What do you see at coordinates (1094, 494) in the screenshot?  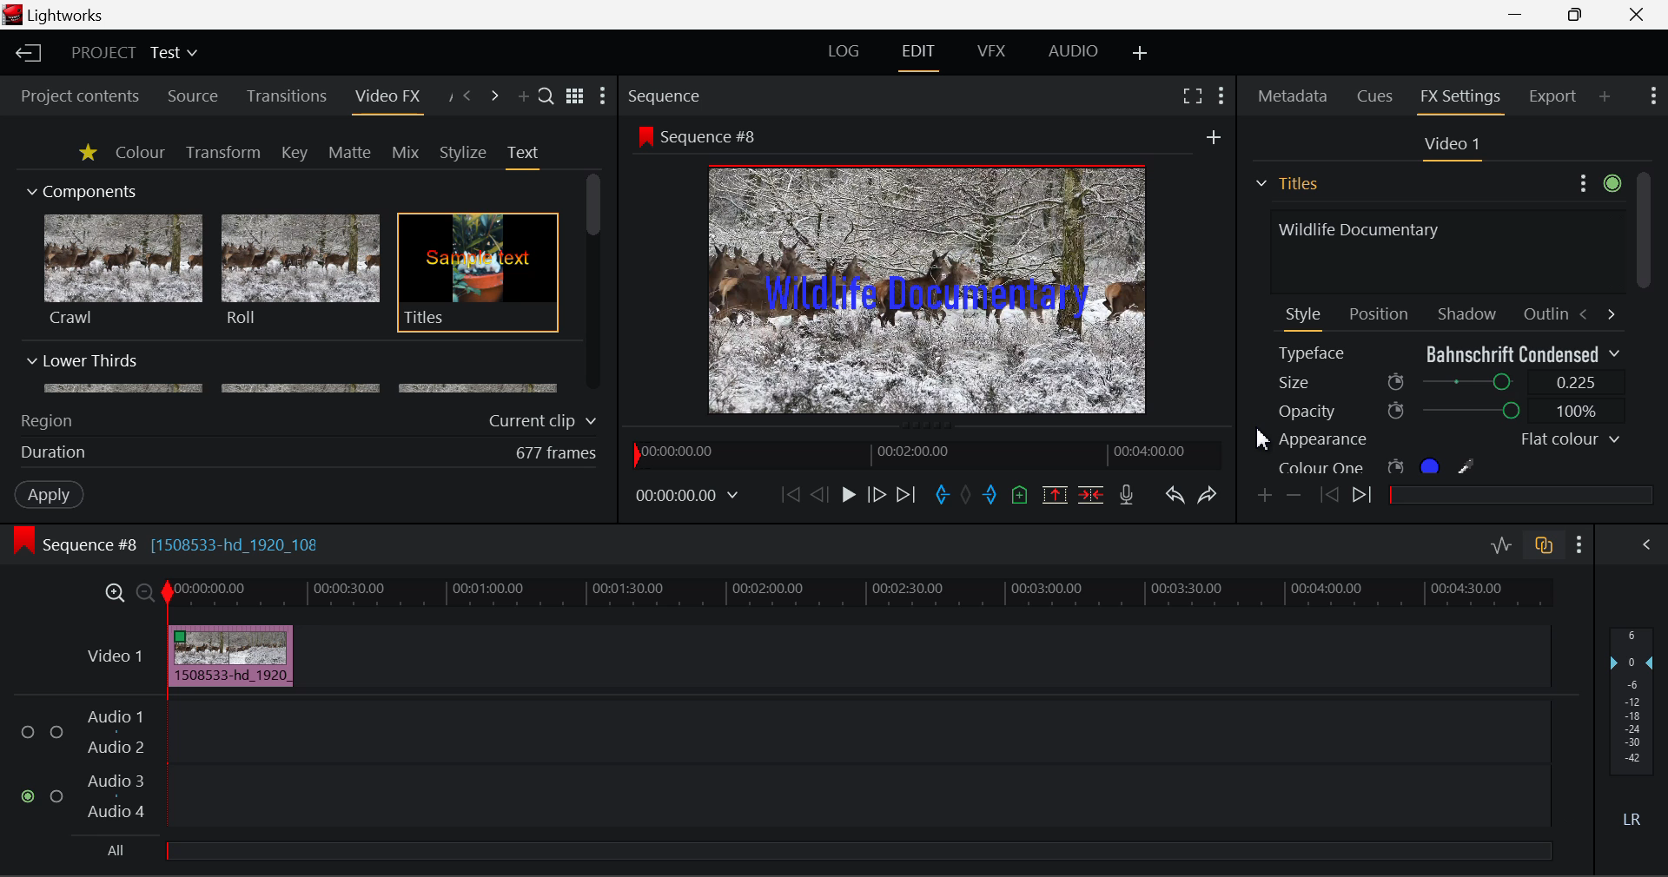 I see `Delete/Cut` at bounding box center [1094, 494].